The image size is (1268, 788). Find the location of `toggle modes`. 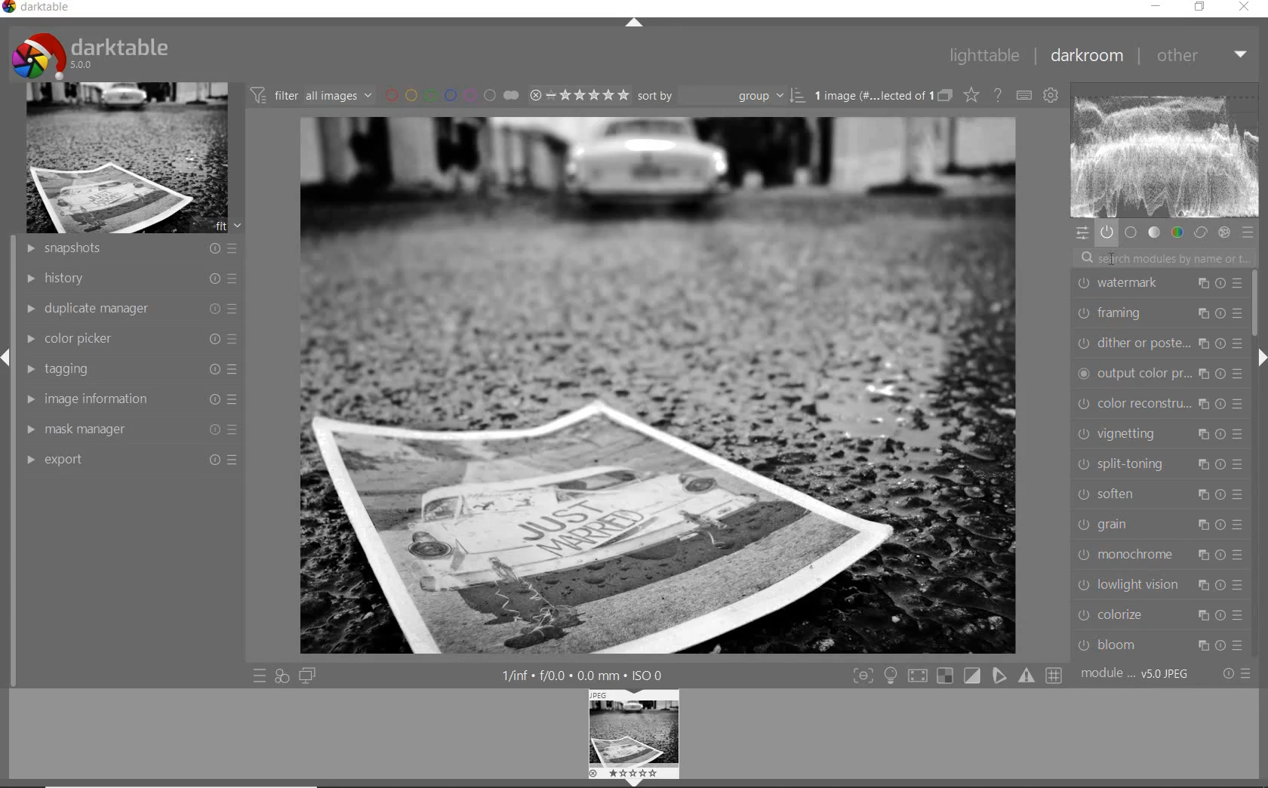

toggle modes is located at coordinates (959, 674).